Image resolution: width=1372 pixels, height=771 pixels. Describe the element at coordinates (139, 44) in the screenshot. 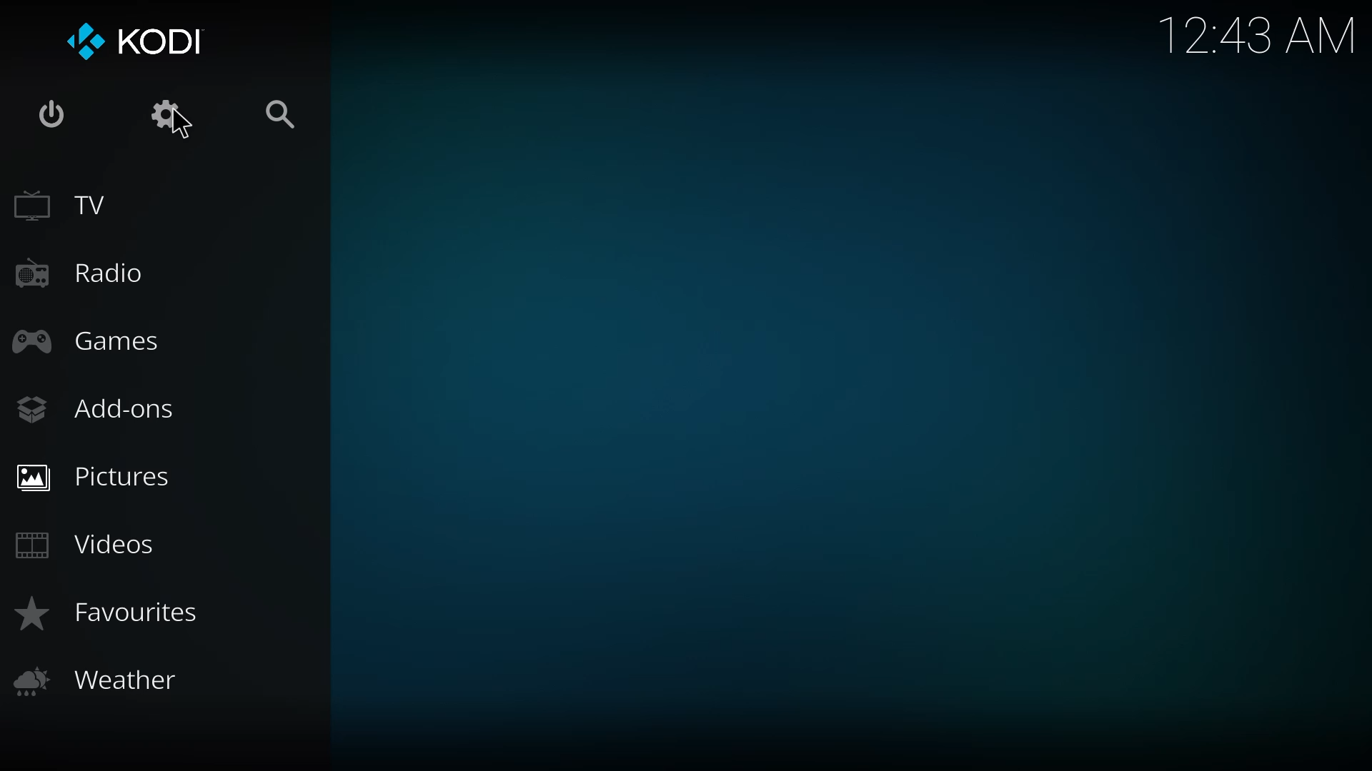

I see `kodi` at that location.